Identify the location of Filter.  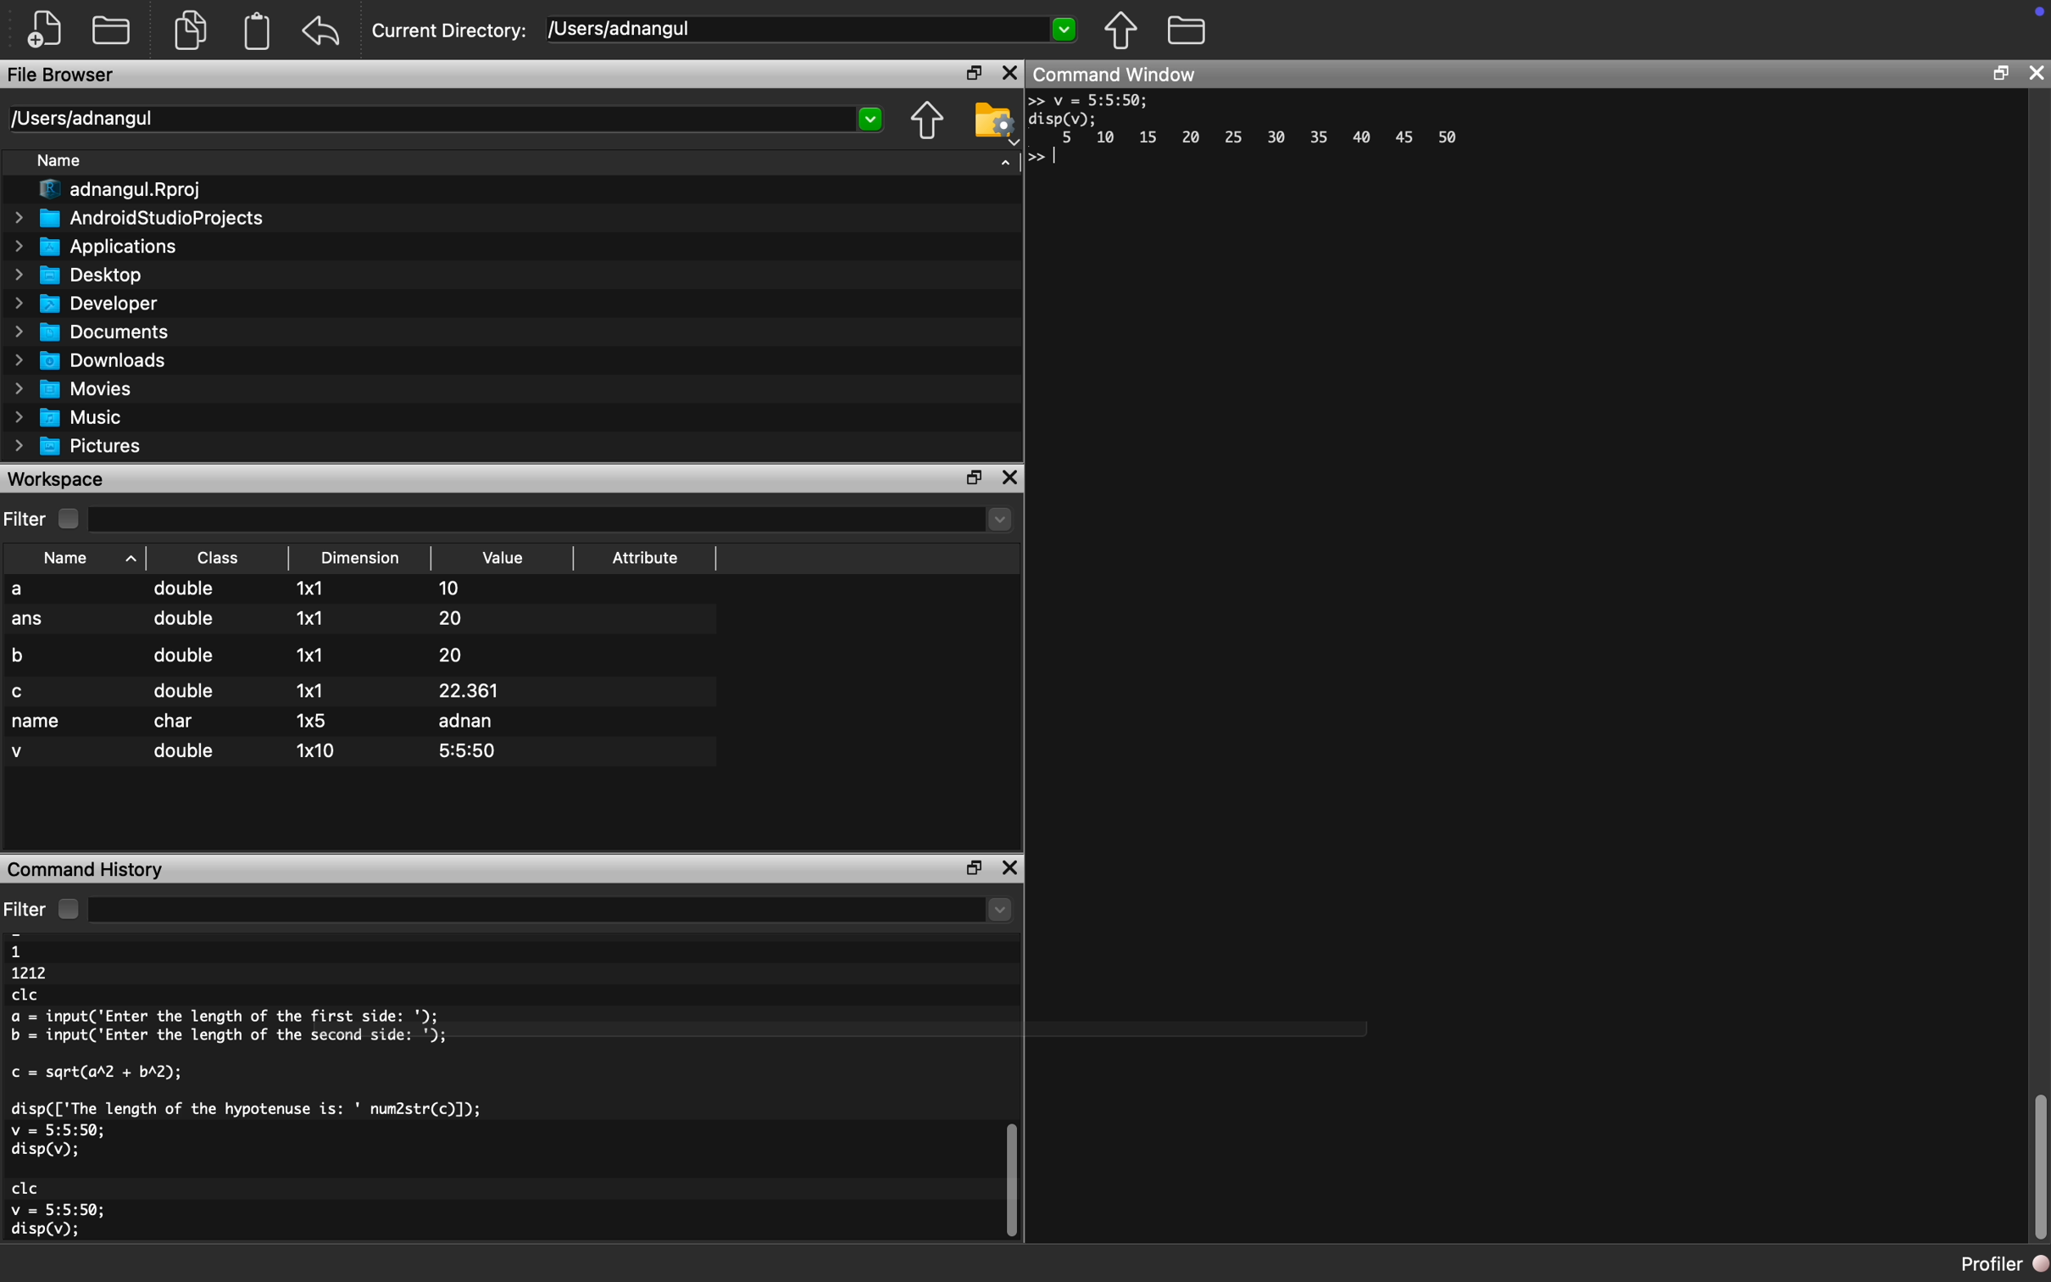
(46, 518).